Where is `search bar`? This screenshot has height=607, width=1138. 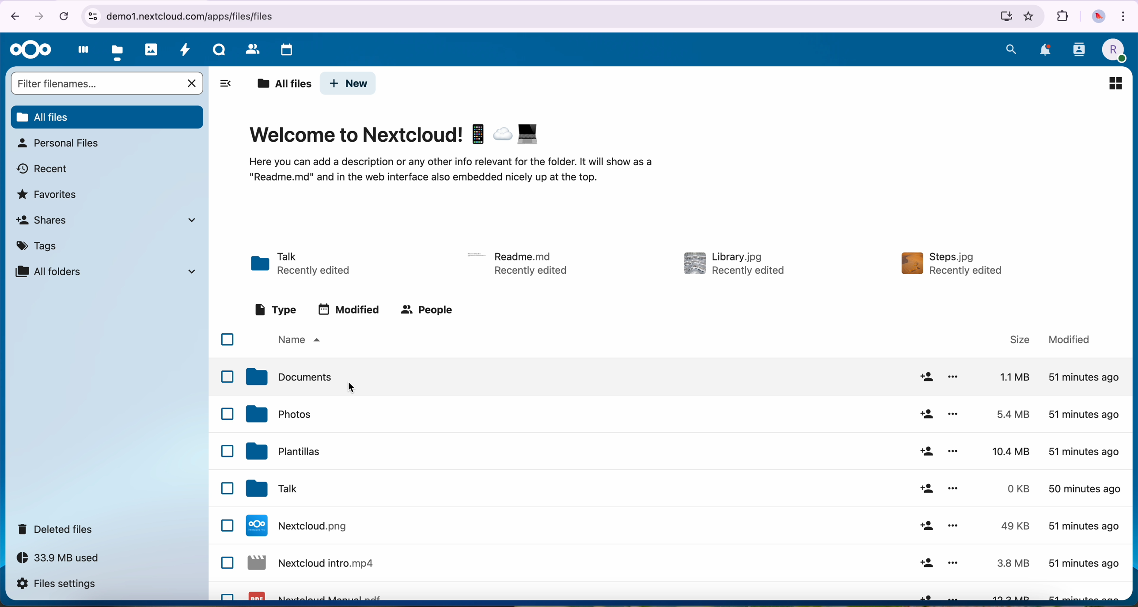
search bar is located at coordinates (96, 83).